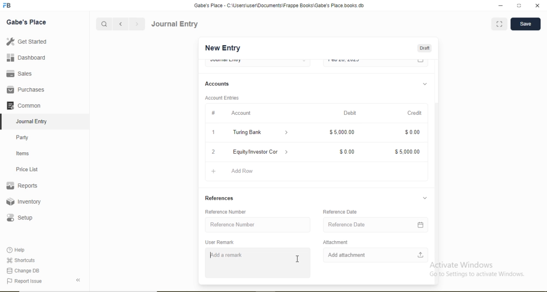  What do you see at coordinates (222, 98) in the screenshot?
I see `Account Entries` at bounding box center [222, 98].